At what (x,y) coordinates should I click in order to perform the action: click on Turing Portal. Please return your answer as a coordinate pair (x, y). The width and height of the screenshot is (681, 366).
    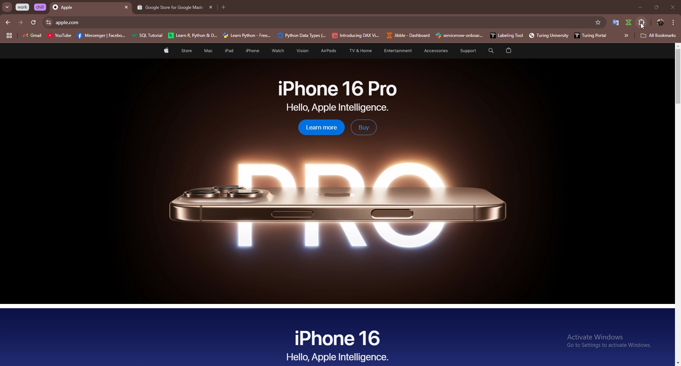
    Looking at the image, I should click on (588, 35).